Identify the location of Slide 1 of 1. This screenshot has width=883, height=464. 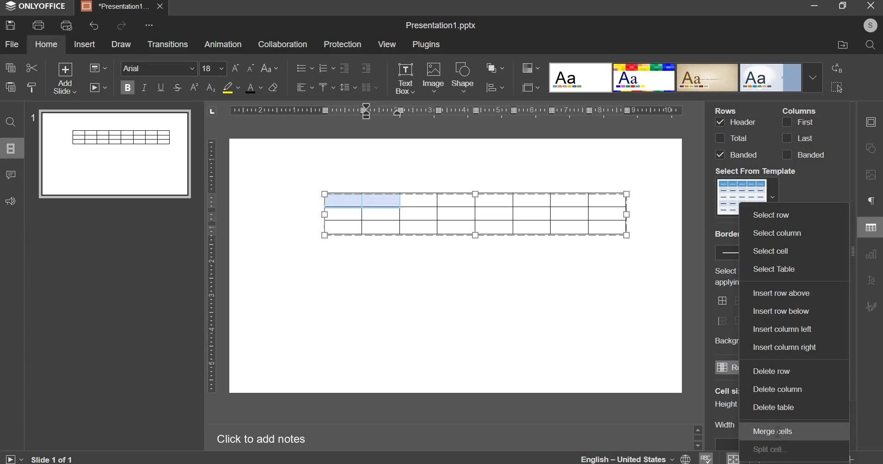
(38, 459).